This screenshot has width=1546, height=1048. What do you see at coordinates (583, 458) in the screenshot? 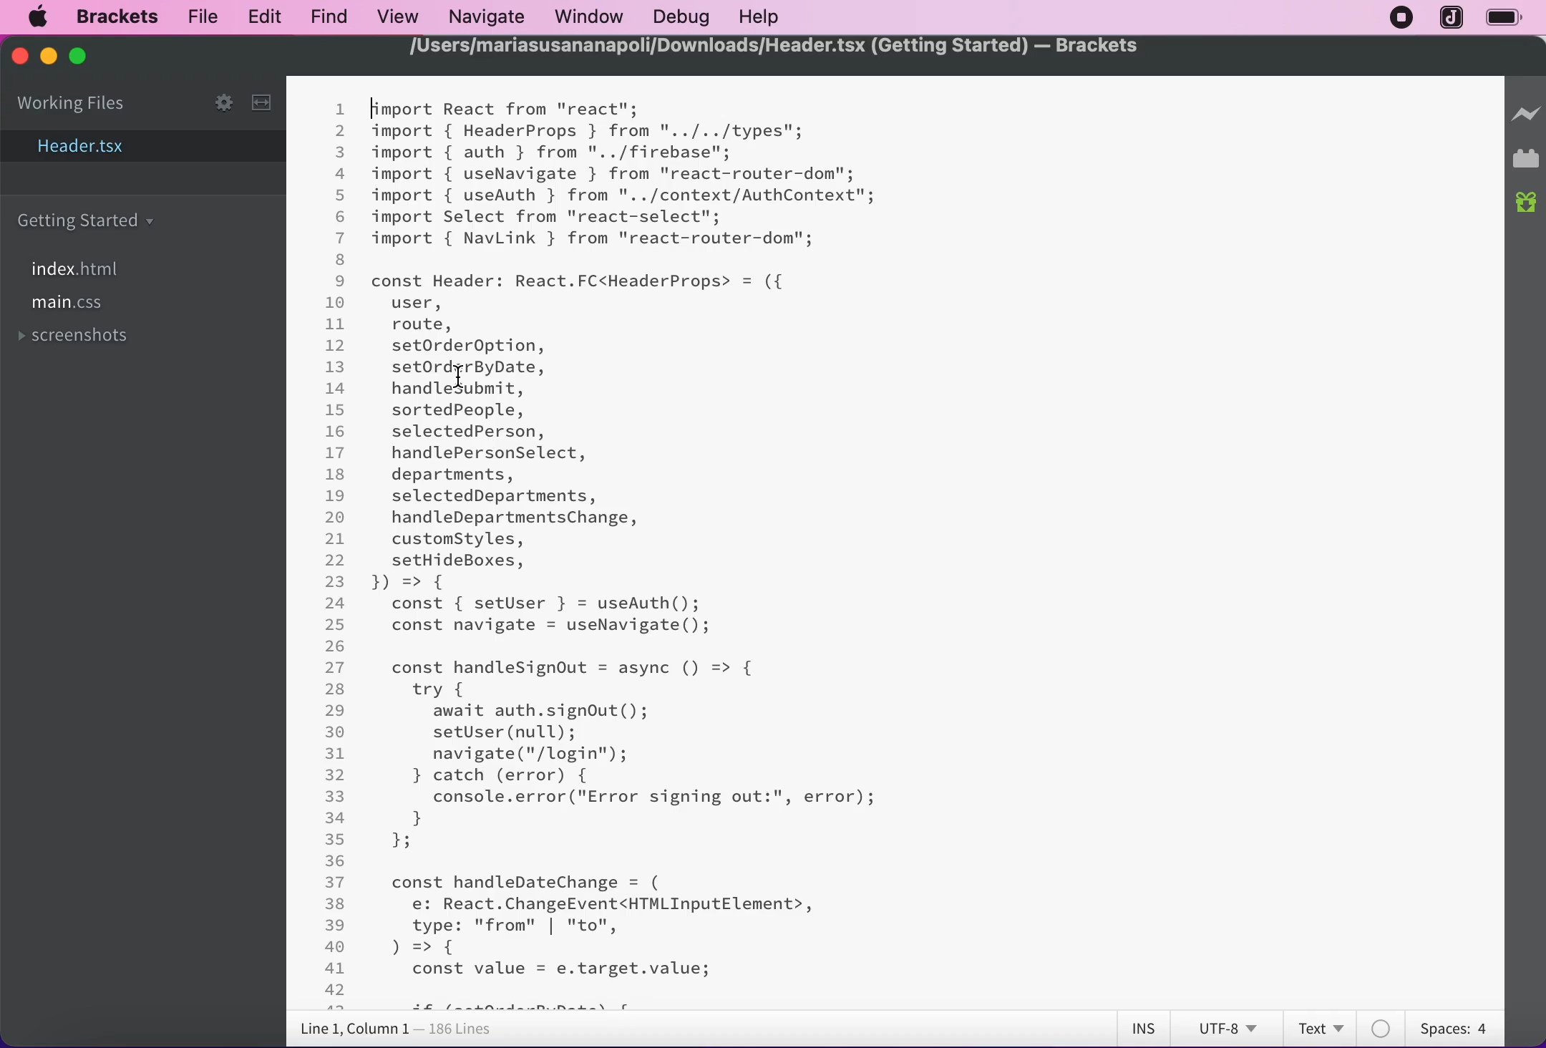
I see `const Header: React.FC<HeaderProps> = ({user,route,setOrderOption, setOrderByDate,handlesubmit,sortedPeople,selectedPerson,handlePersonSelect,departments,selectedDepartments,handleDepartmentsChange,customStyles,setHideBoxes,H =>const { setUser } = useAuth();const navigate = useNavigate();` at bounding box center [583, 458].